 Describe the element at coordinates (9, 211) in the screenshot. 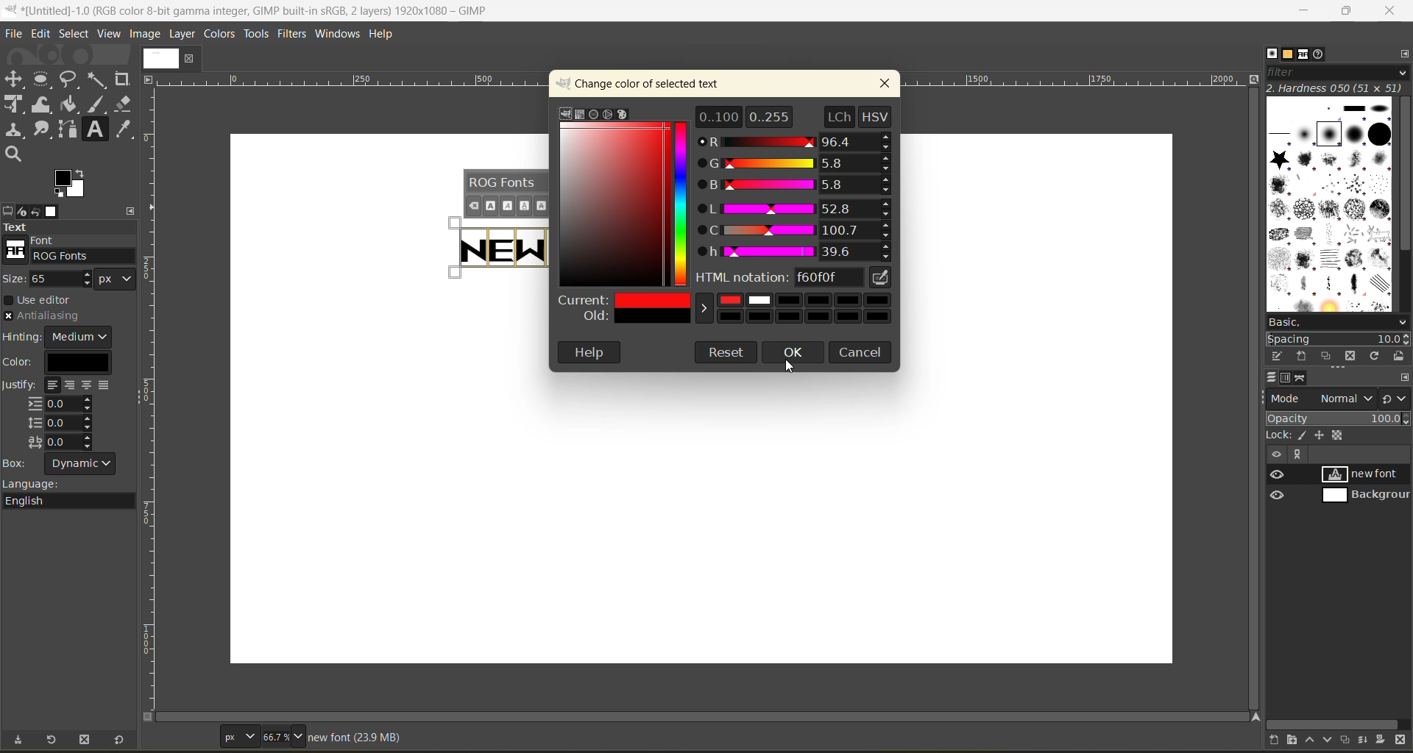

I see `tool options` at that location.